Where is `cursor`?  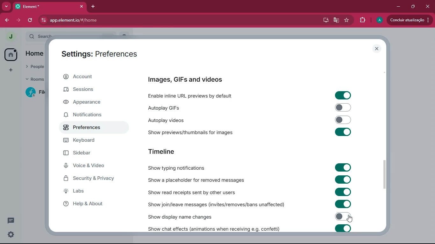 cursor is located at coordinates (349, 219).